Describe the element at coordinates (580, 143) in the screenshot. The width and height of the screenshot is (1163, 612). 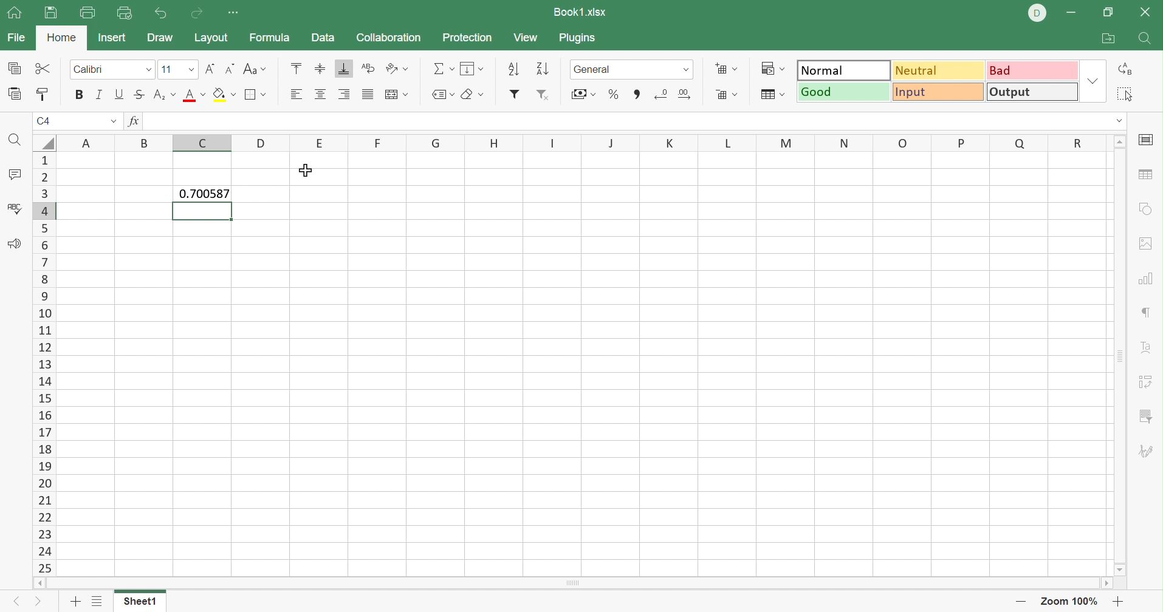
I see `Column names` at that location.